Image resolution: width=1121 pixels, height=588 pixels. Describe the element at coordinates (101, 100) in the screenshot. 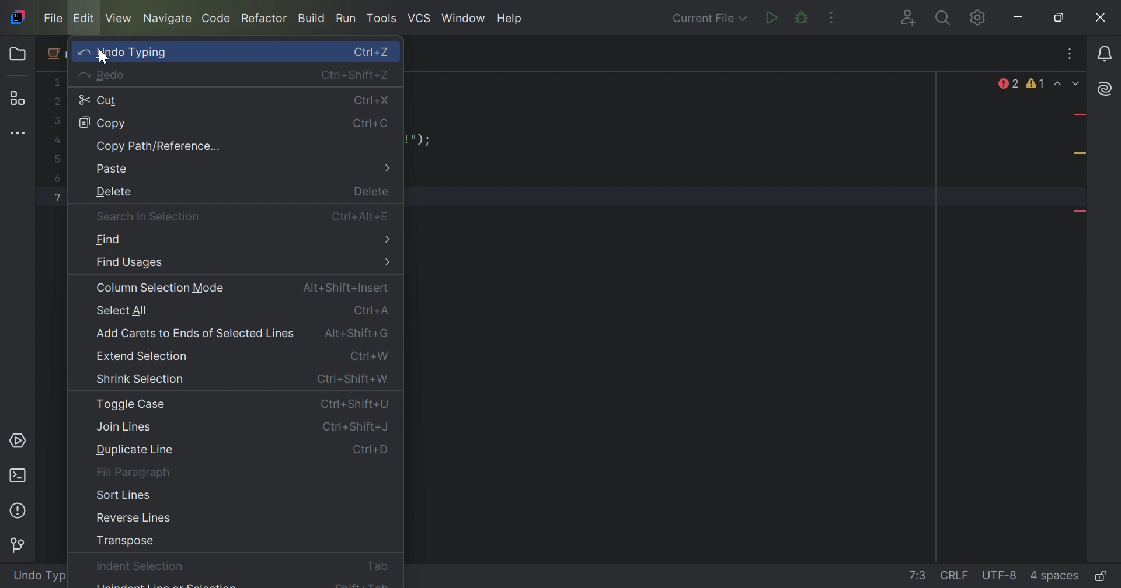

I see `Cut` at that location.